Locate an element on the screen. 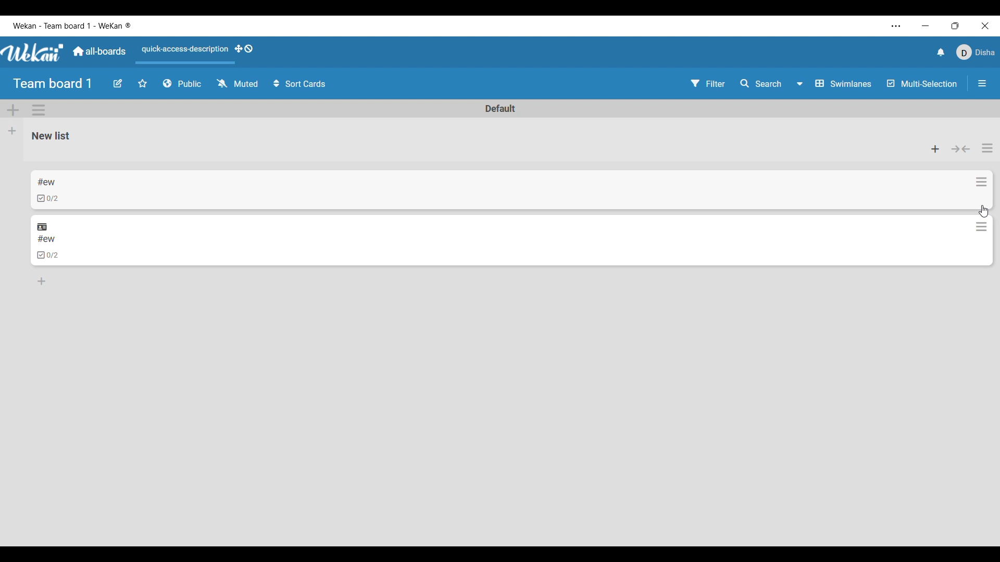 The height and width of the screenshot is (562, 1000). More settings is located at coordinates (896, 27).